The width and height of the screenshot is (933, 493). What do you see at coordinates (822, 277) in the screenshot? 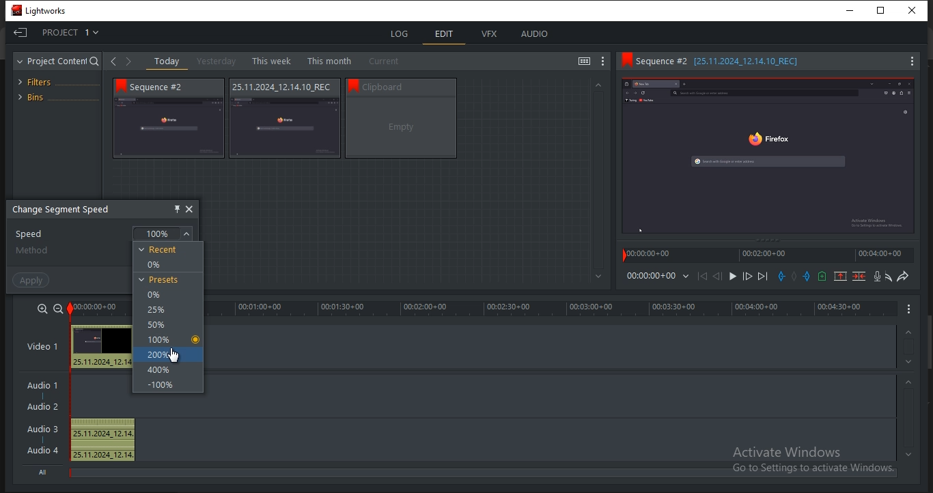
I see `add a cue` at bounding box center [822, 277].